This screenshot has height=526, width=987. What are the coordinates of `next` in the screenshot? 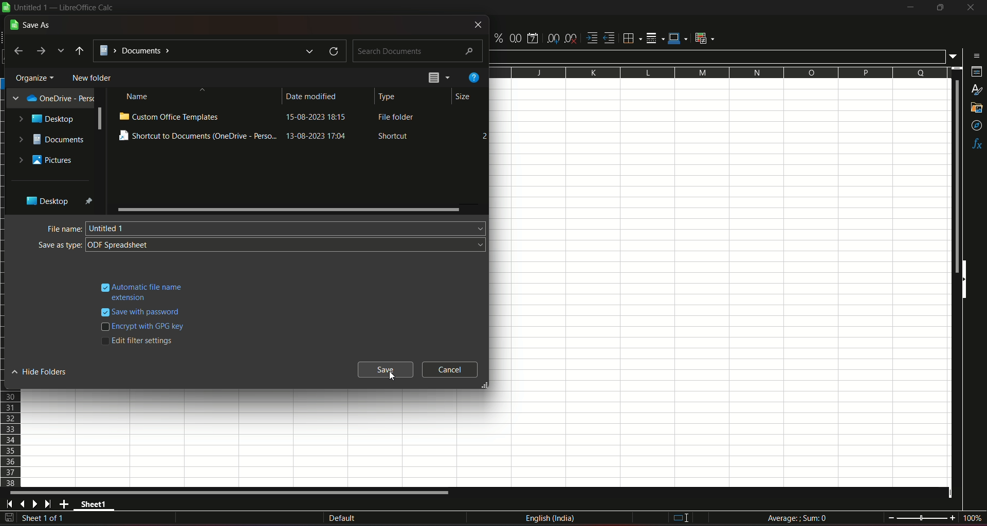 It's located at (43, 51).